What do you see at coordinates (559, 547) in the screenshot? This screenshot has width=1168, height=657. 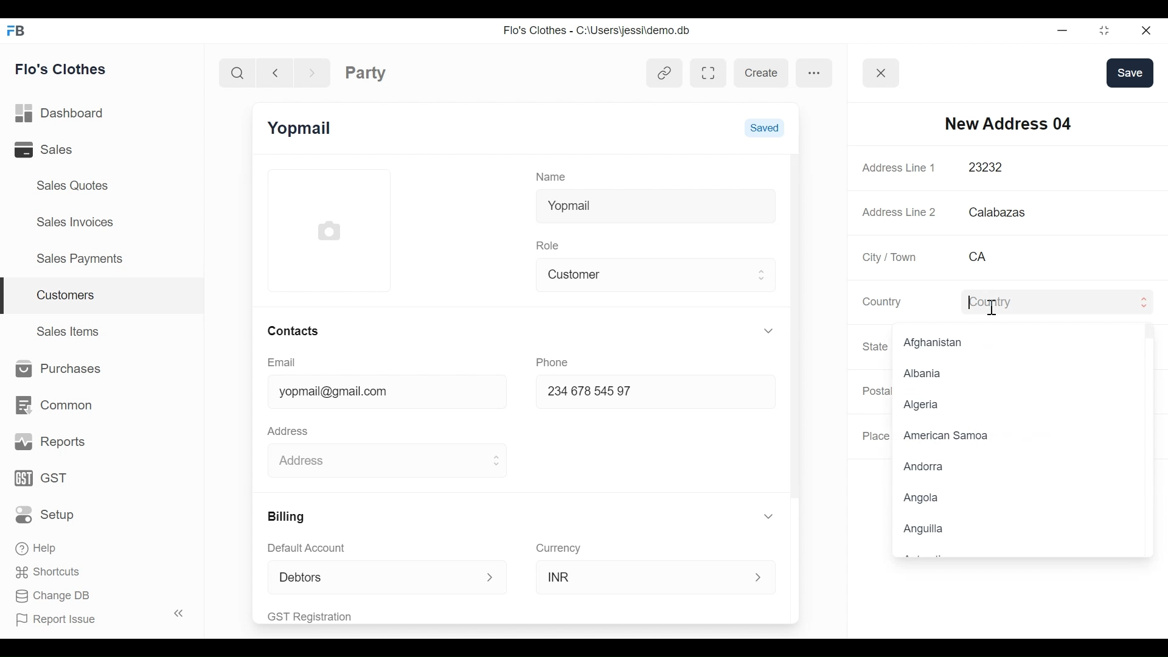 I see `Currency` at bounding box center [559, 547].